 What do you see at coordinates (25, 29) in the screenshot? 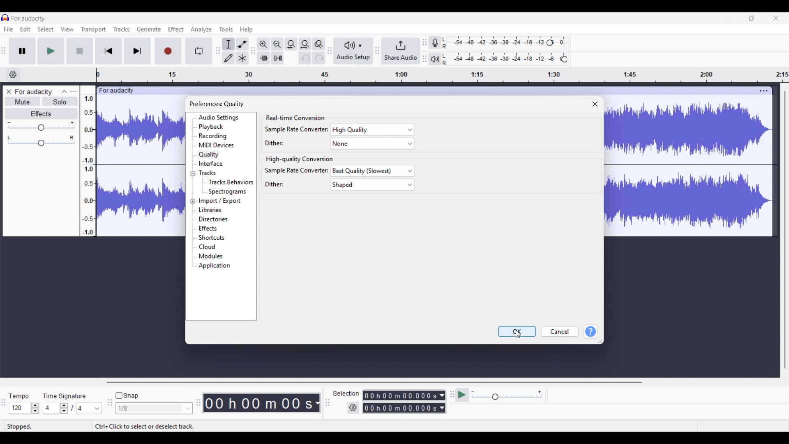
I see `Edit menu` at bounding box center [25, 29].